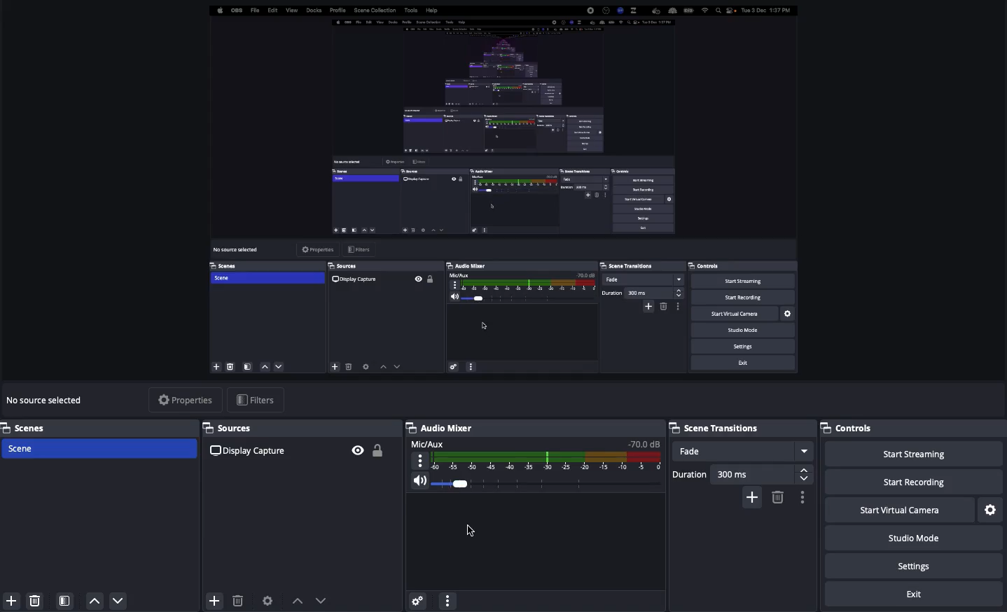 The height and width of the screenshot is (612, 1007). I want to click on Filters, so click(256, 400).